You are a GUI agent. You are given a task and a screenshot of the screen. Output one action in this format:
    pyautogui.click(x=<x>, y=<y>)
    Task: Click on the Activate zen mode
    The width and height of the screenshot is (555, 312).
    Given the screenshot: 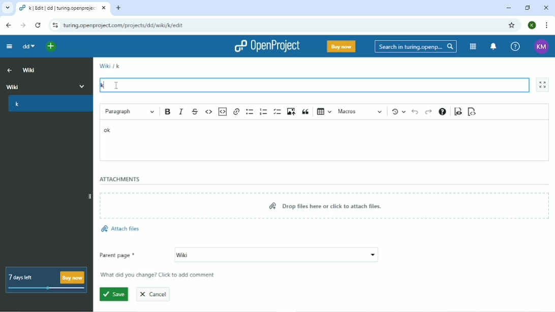 What is the action you would take?
    pyautogui.click(x=542, y=85)
    